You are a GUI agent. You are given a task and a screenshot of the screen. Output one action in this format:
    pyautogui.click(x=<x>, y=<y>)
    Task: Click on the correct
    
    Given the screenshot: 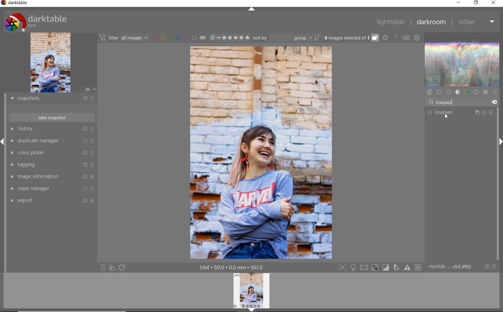 What is the action you would take?
    pyautogui.click(x=476, y=92)
    